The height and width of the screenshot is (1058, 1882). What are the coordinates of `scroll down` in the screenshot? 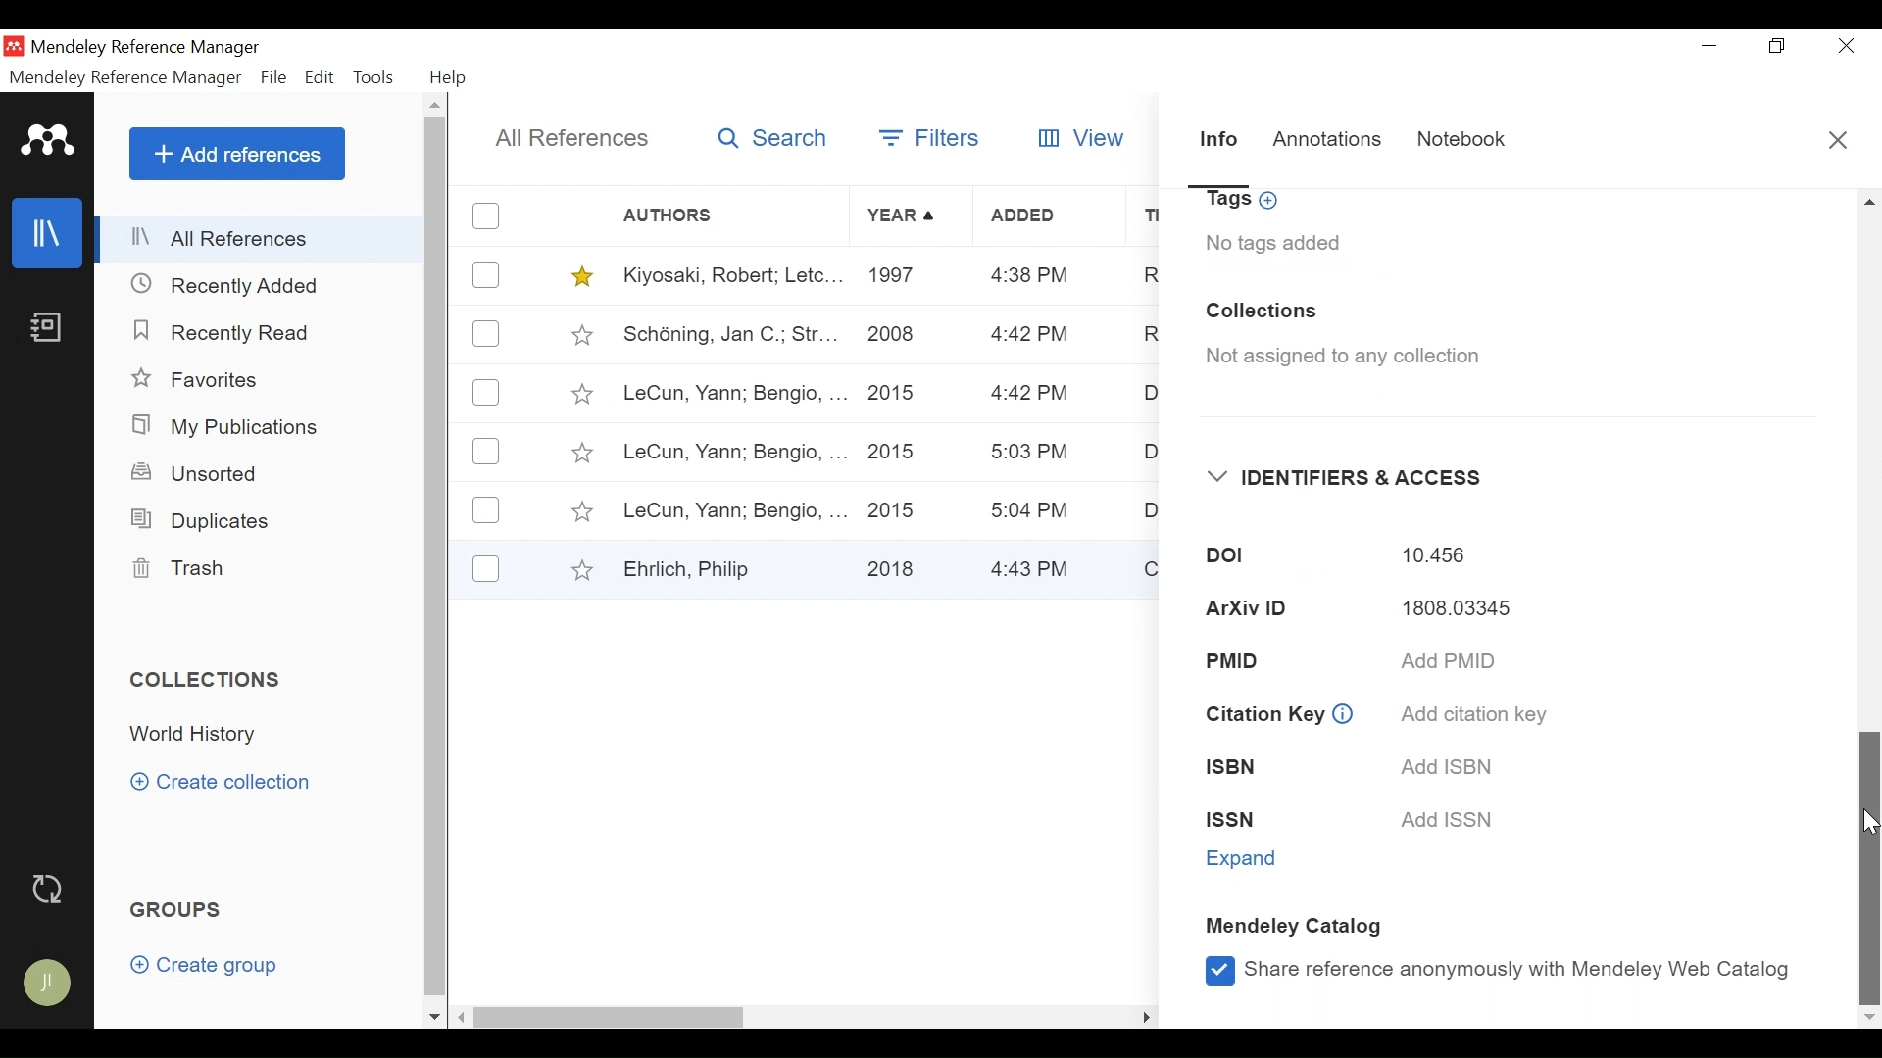 It's located at (1870, 1020).